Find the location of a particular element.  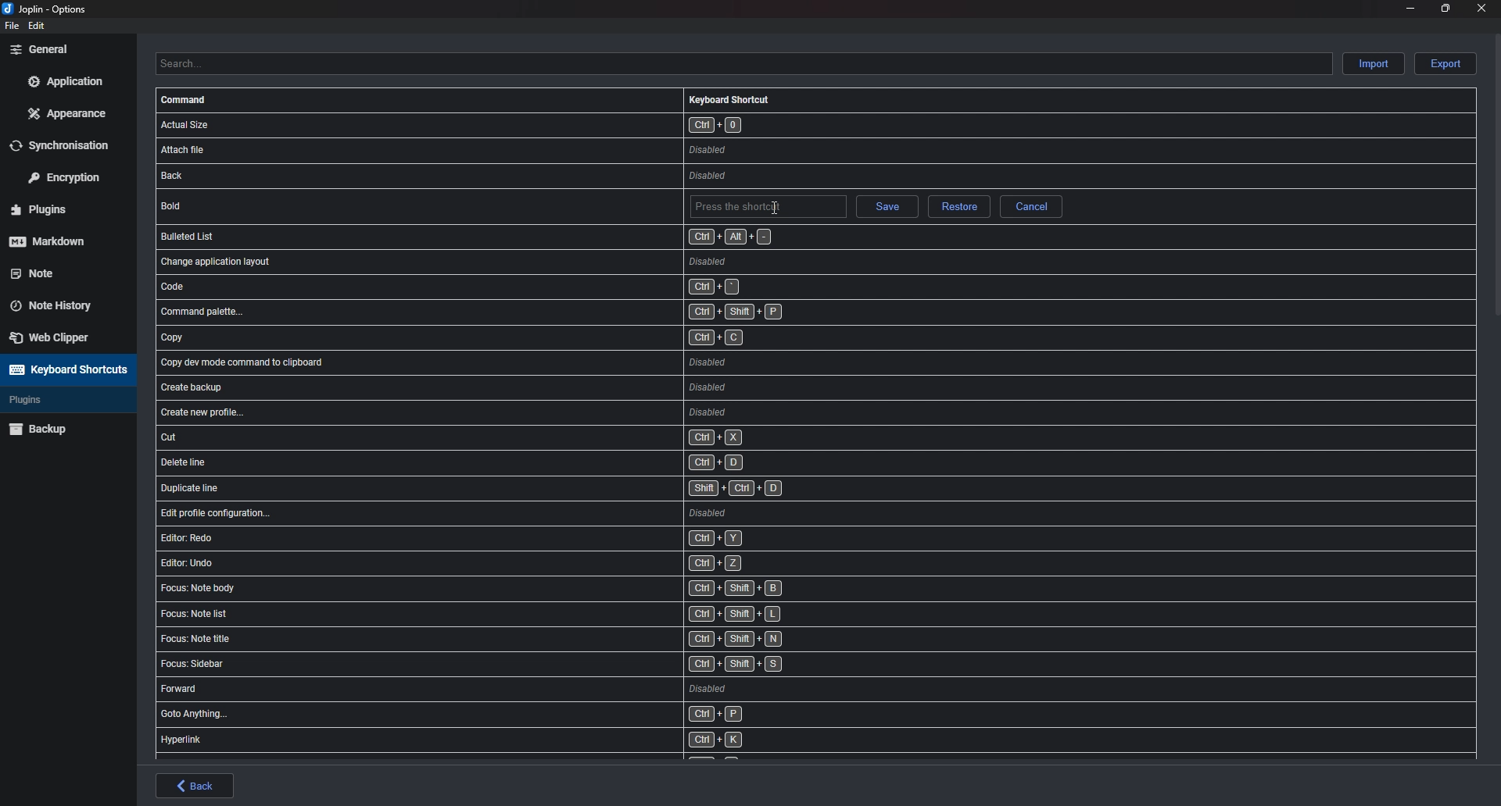

shortcut is located at coordinates (527, 340).